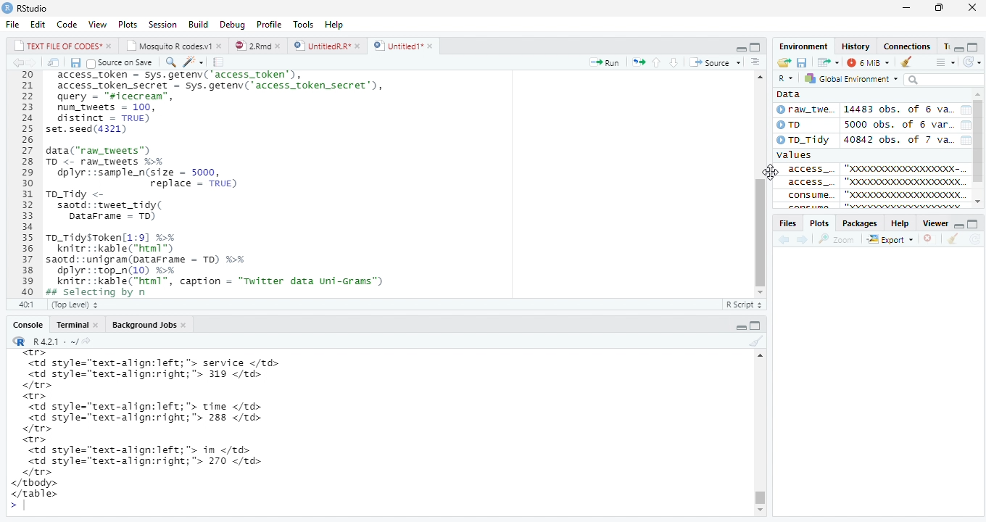  I want to click on Environment, so click(805, 46).